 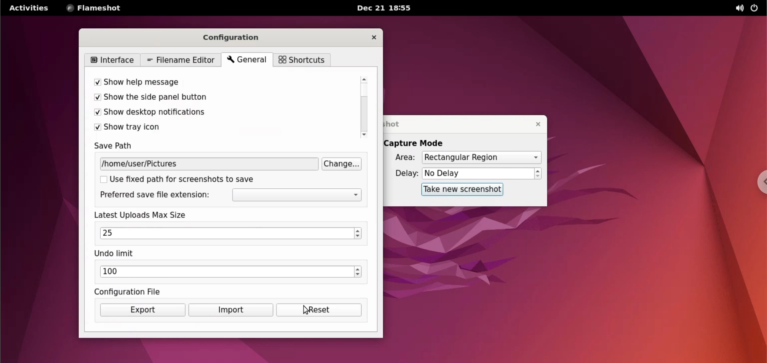 I want to click on save path, so click(x=118, y=147).